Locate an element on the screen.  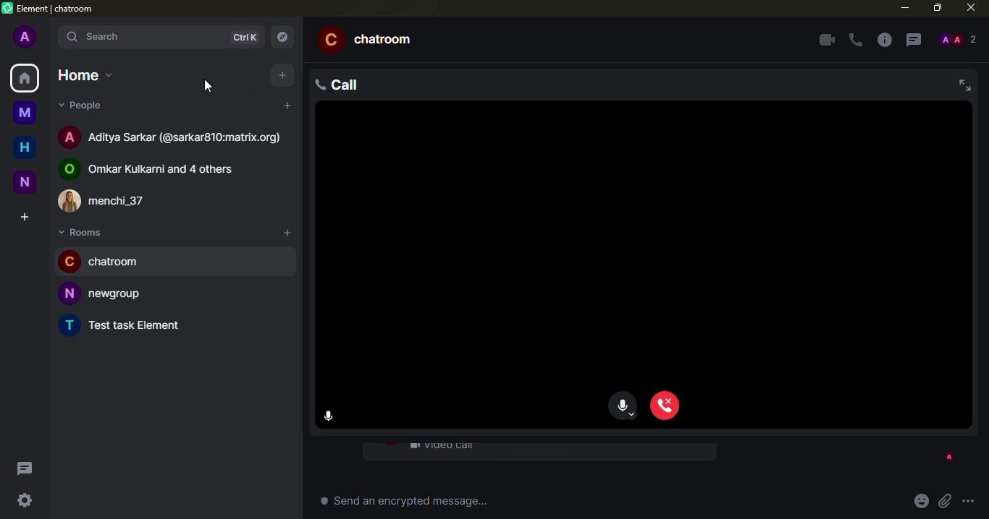
collapse is located at coordinates (962, 84).